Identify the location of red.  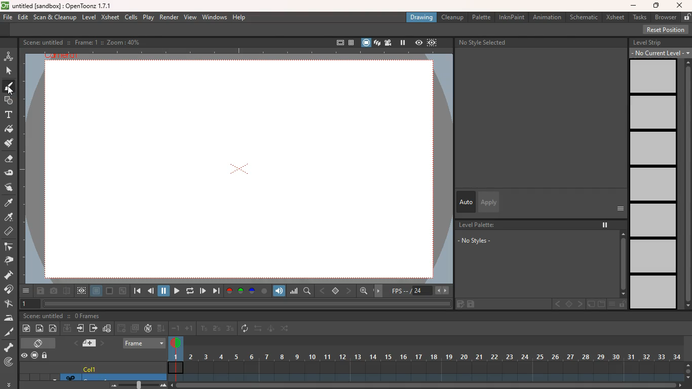
(229, 291).